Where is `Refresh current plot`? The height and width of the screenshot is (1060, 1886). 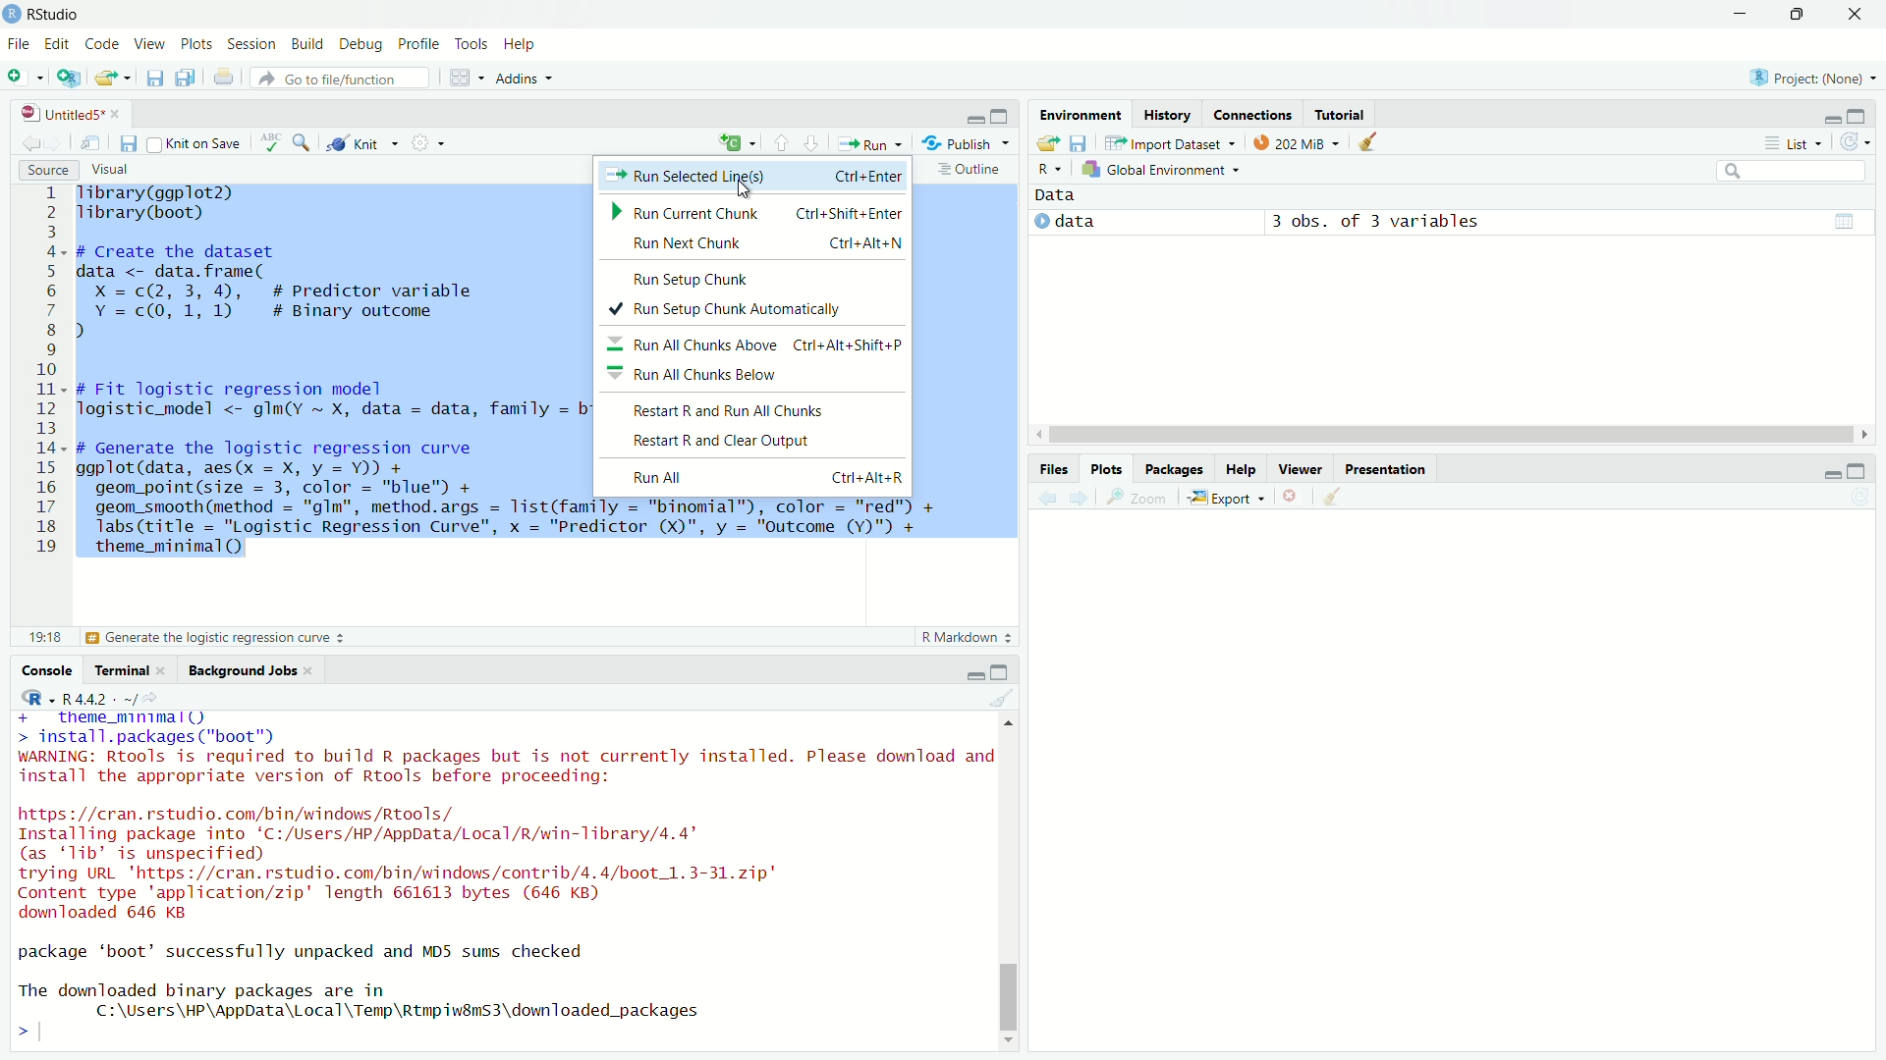
Refresh current plot is located at coordinates (1860, 498).